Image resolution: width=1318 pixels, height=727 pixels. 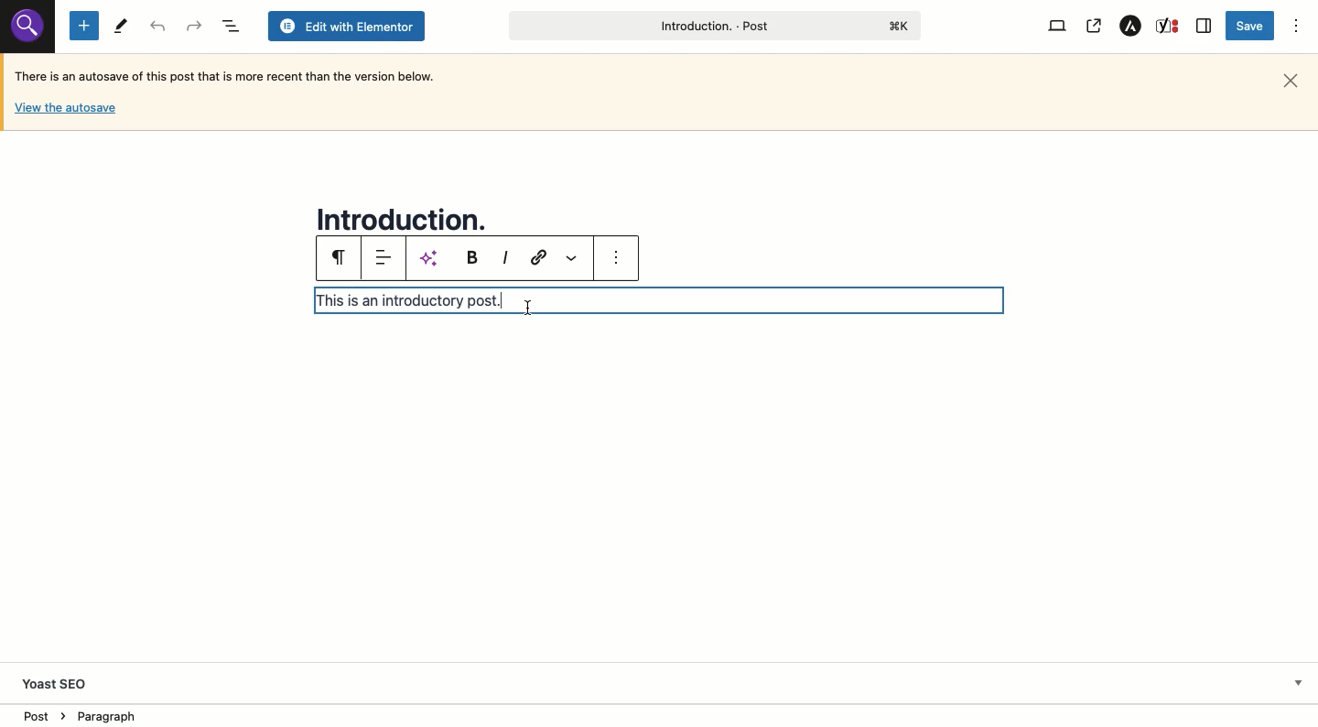 What do you see at coordinates (346, 27) in the screenshot?
I see `Edit with elementor` at bounding box center [346, 27].